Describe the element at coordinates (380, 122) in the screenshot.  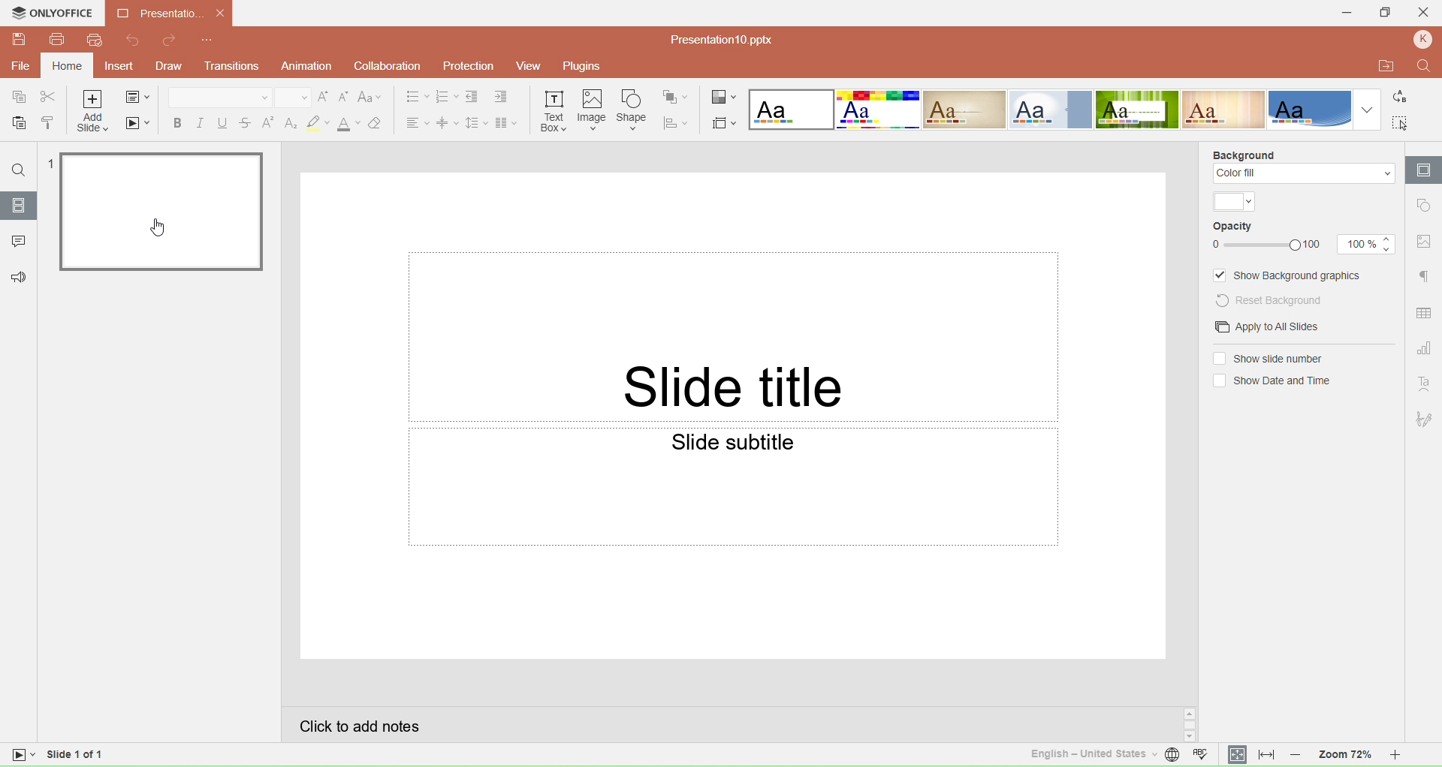
I see `Clear style` at that location.